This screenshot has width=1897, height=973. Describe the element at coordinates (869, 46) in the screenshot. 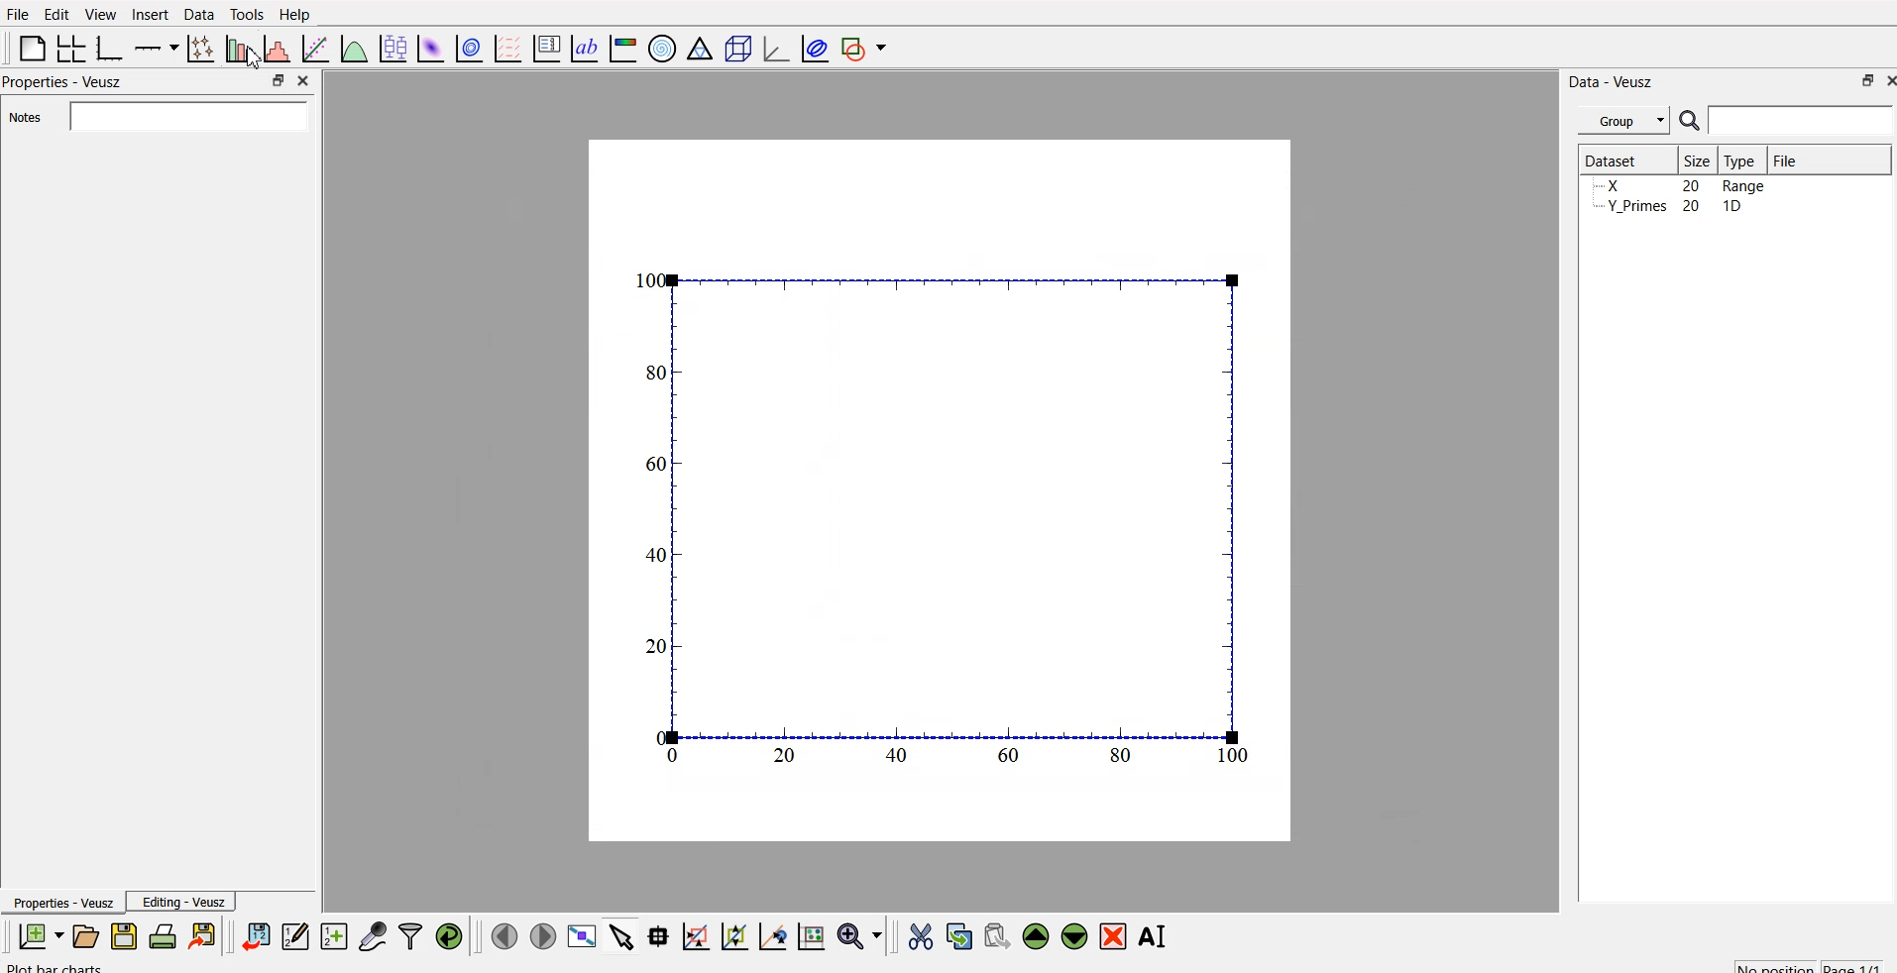

I see `add shape to plot` at that location.